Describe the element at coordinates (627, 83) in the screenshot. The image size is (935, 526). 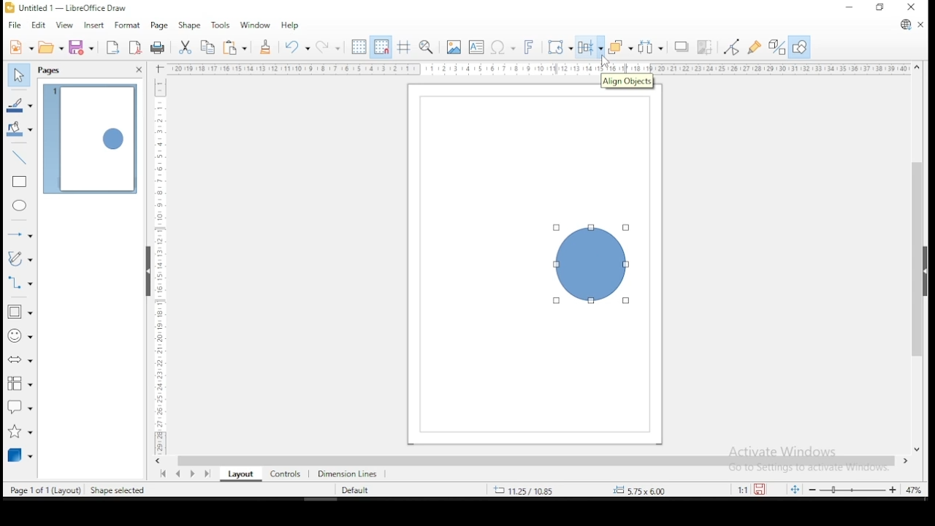
I see `align objects` at that location.